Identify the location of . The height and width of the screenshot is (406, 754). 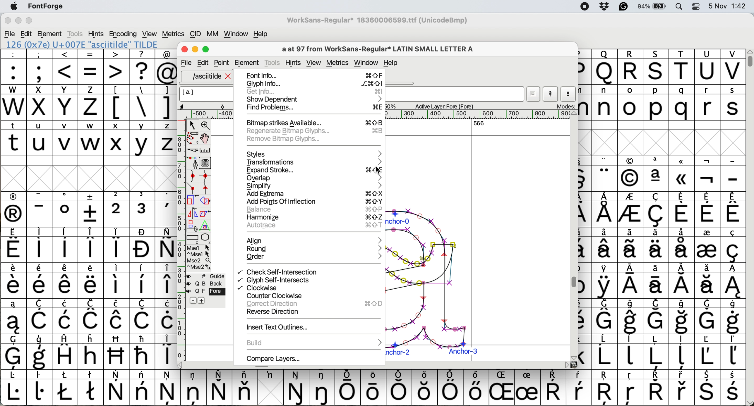
(425, 387).